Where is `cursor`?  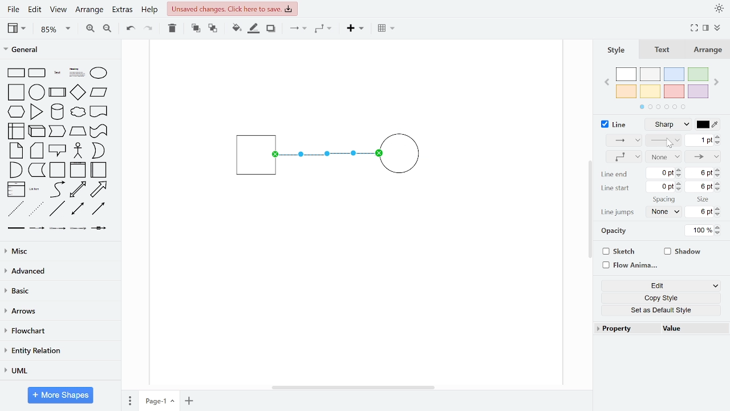 cursor is located at coordinates (670, 145).